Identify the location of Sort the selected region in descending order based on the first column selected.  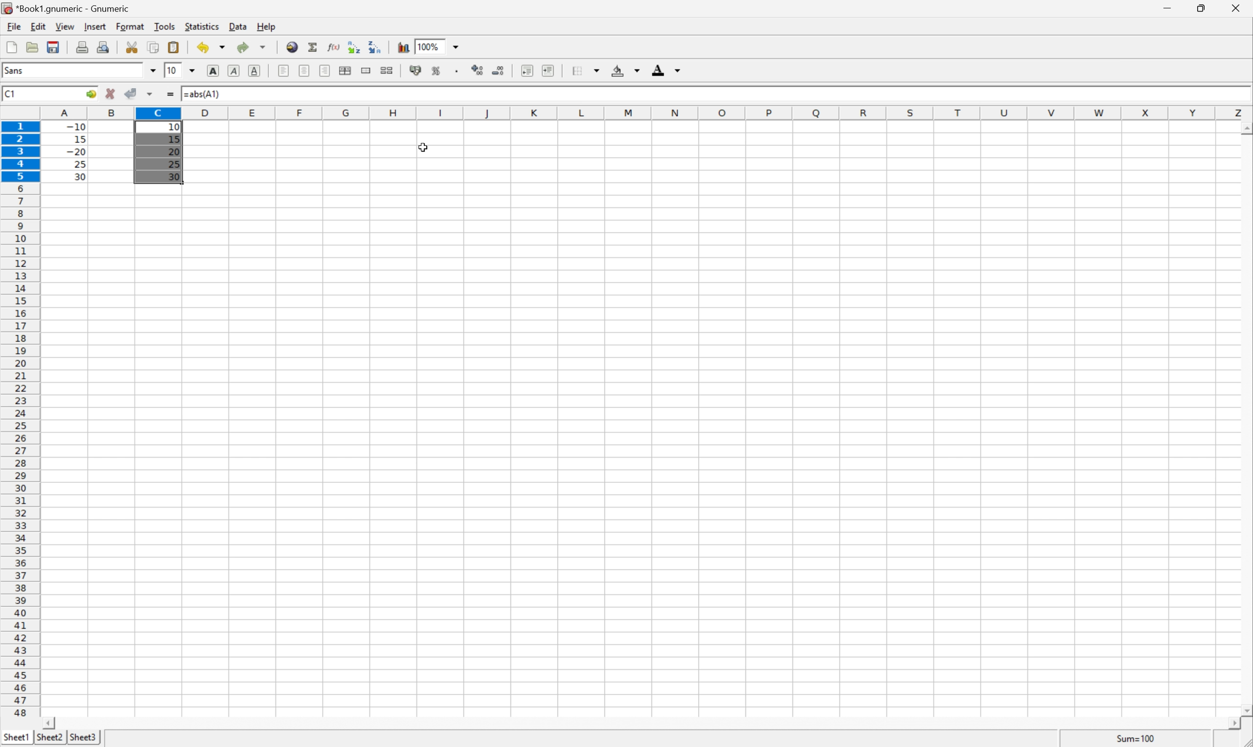
(374, 46).